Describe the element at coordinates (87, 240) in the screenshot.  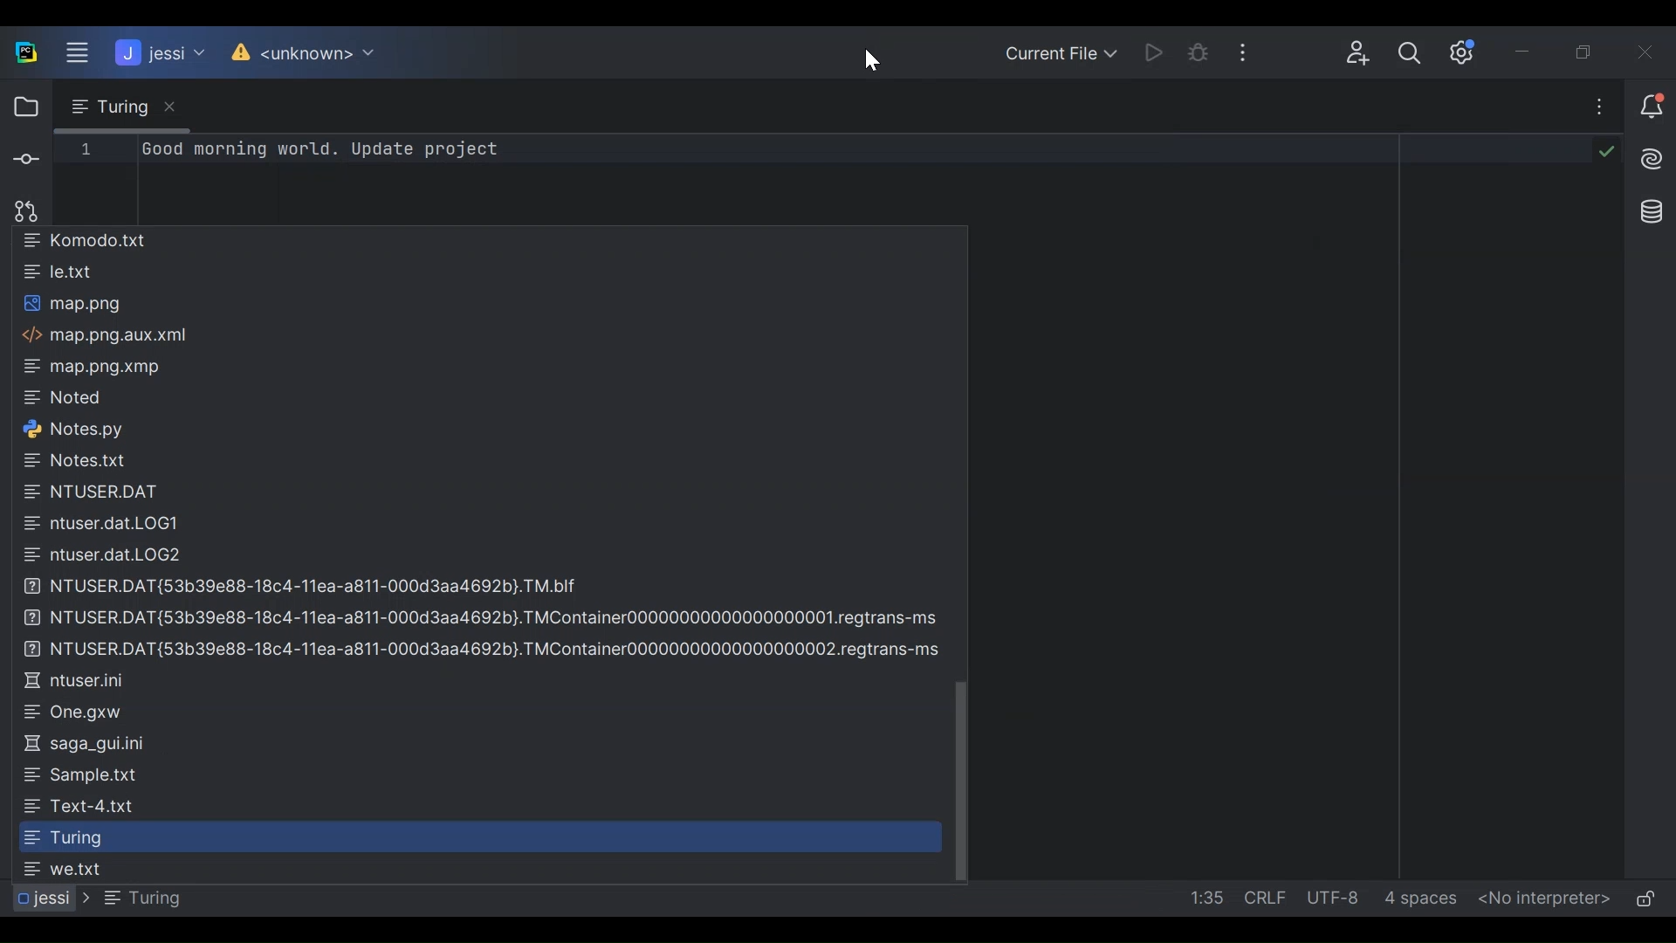
I see `Komodo.txt` at that location.